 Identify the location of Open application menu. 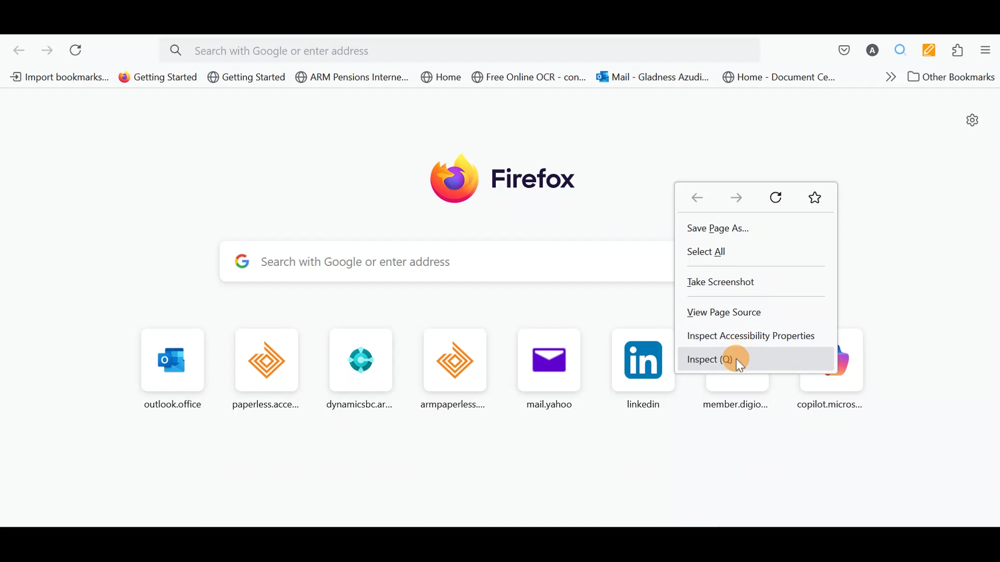
(987, 47).